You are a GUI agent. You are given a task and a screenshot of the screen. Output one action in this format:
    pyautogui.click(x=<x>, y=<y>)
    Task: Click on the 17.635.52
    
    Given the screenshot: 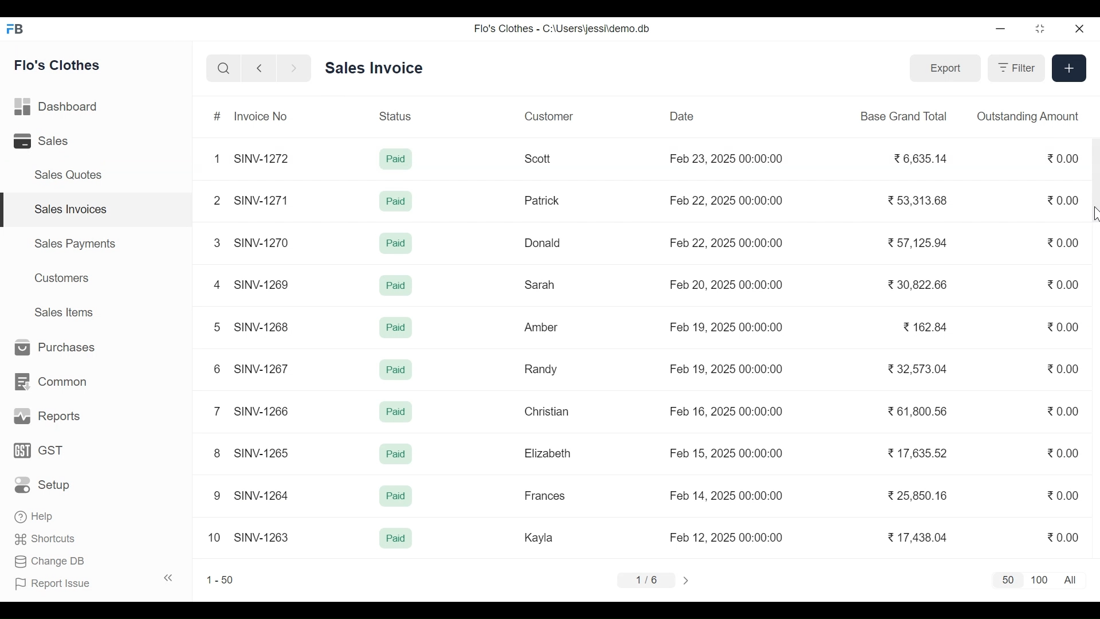 What is the action you would take?
    pyautogui.click(x=916, y=452)
    